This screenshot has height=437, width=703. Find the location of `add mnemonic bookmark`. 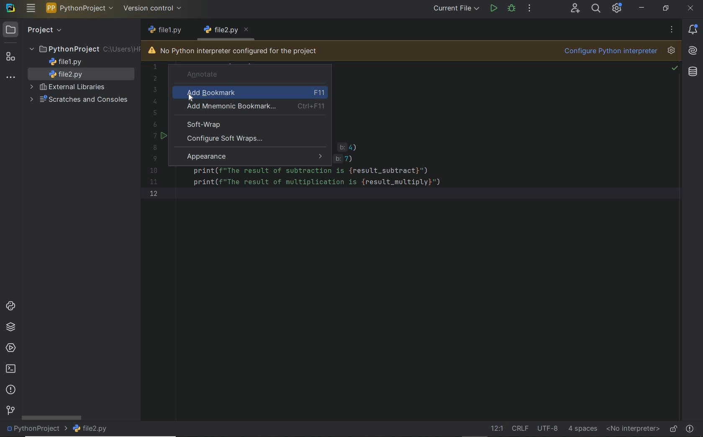

add mnemonic bookmark is located at coordinates (257, 108).